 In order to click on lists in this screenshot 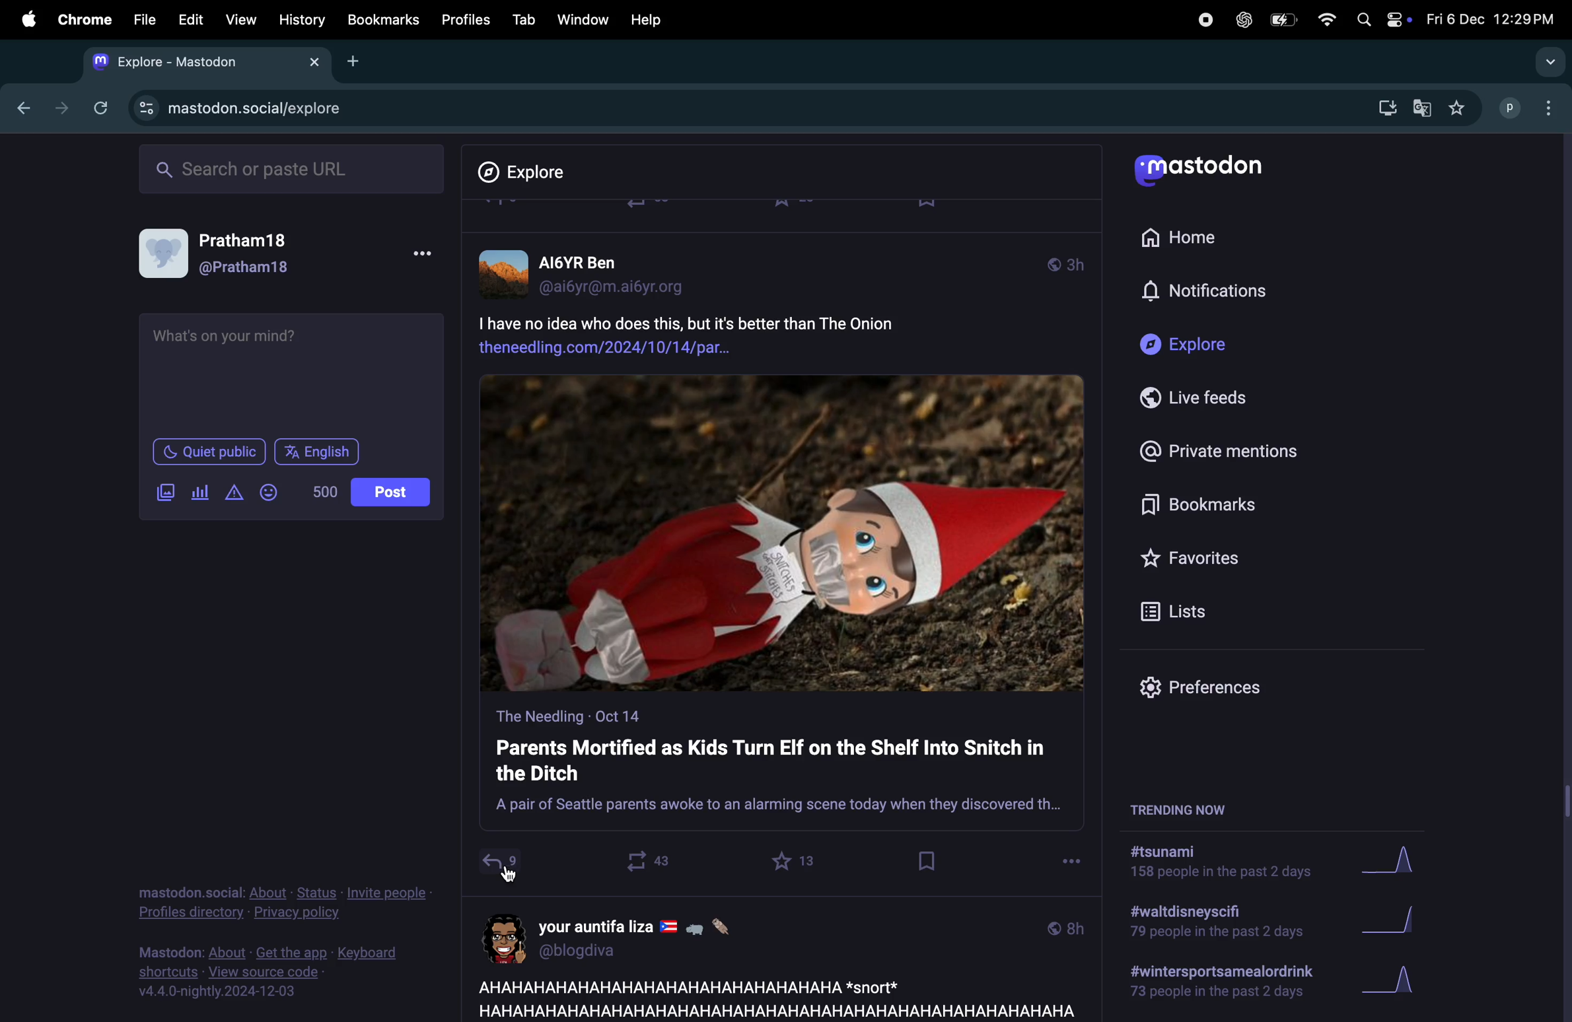, I will do `click(1180, 611)`.